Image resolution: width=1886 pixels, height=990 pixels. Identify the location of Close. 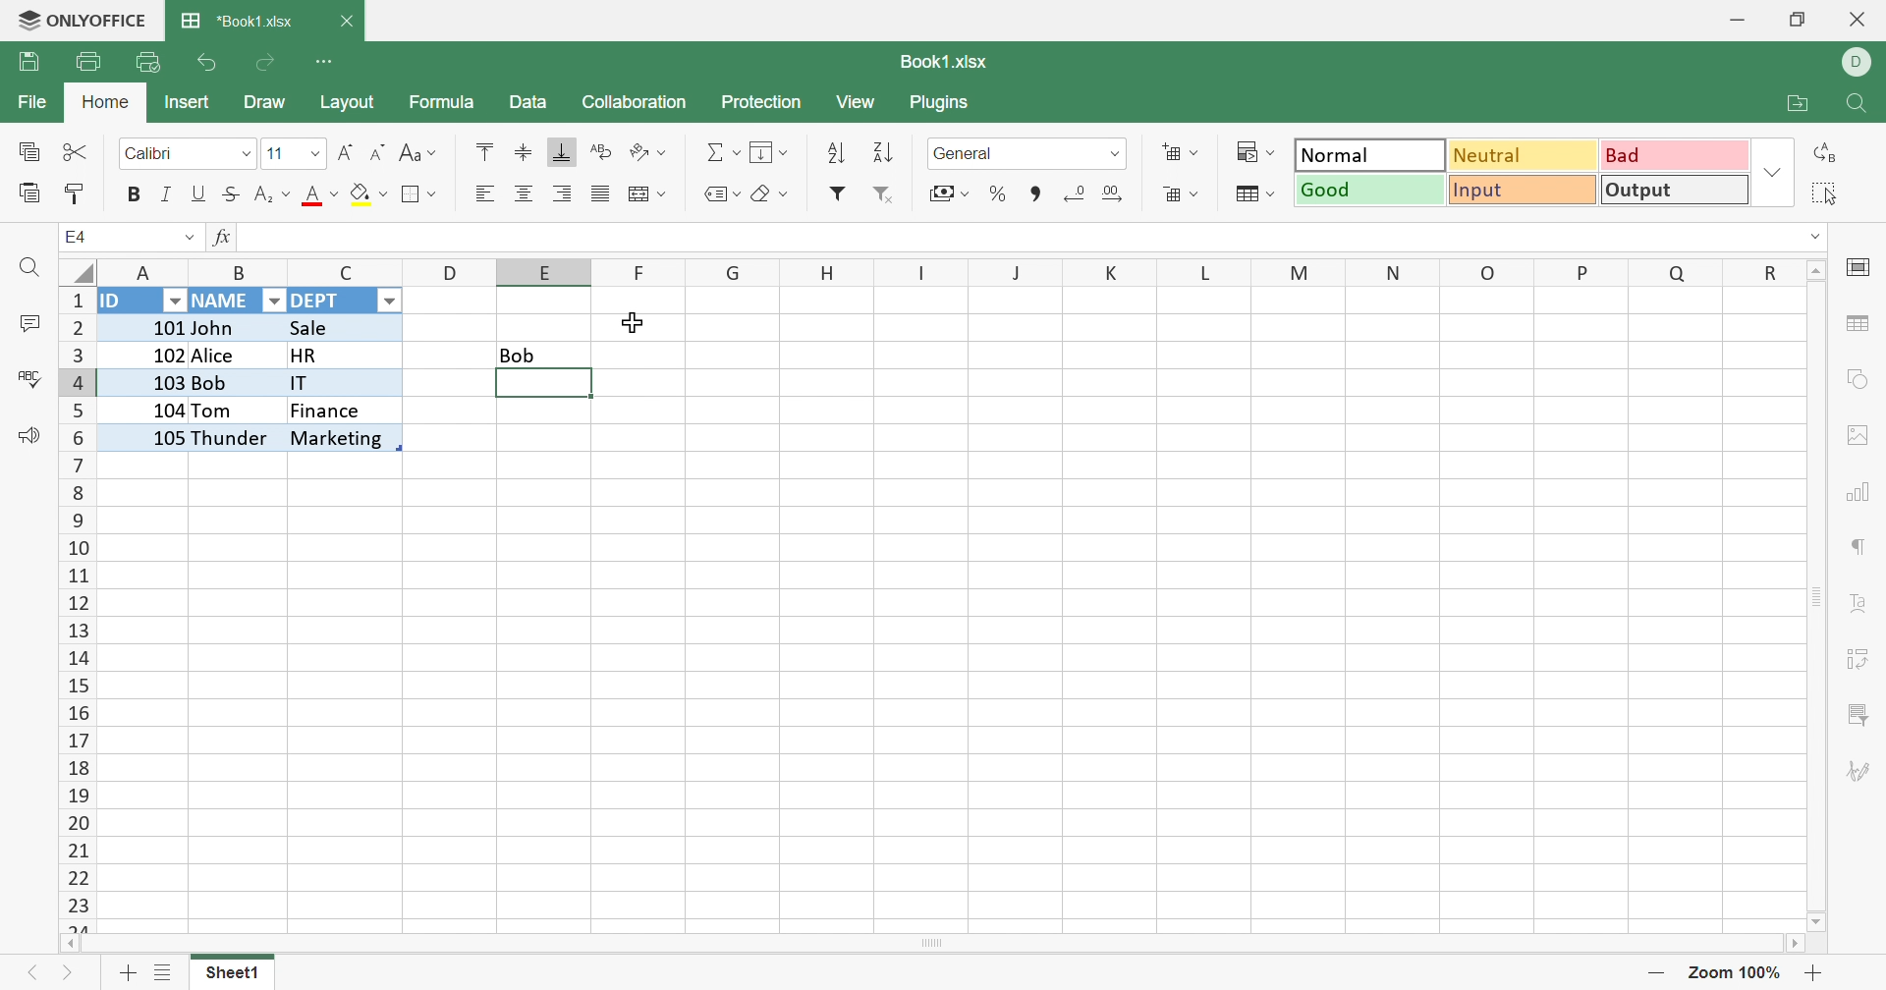
(350, 19).